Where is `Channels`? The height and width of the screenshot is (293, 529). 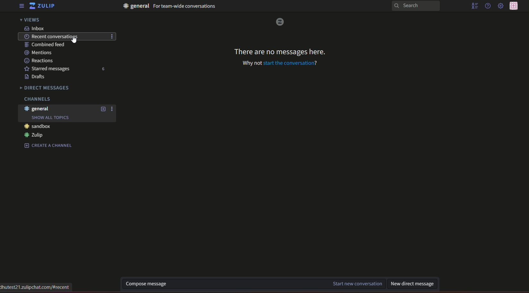
Channels is located at coordinates (37, 99).